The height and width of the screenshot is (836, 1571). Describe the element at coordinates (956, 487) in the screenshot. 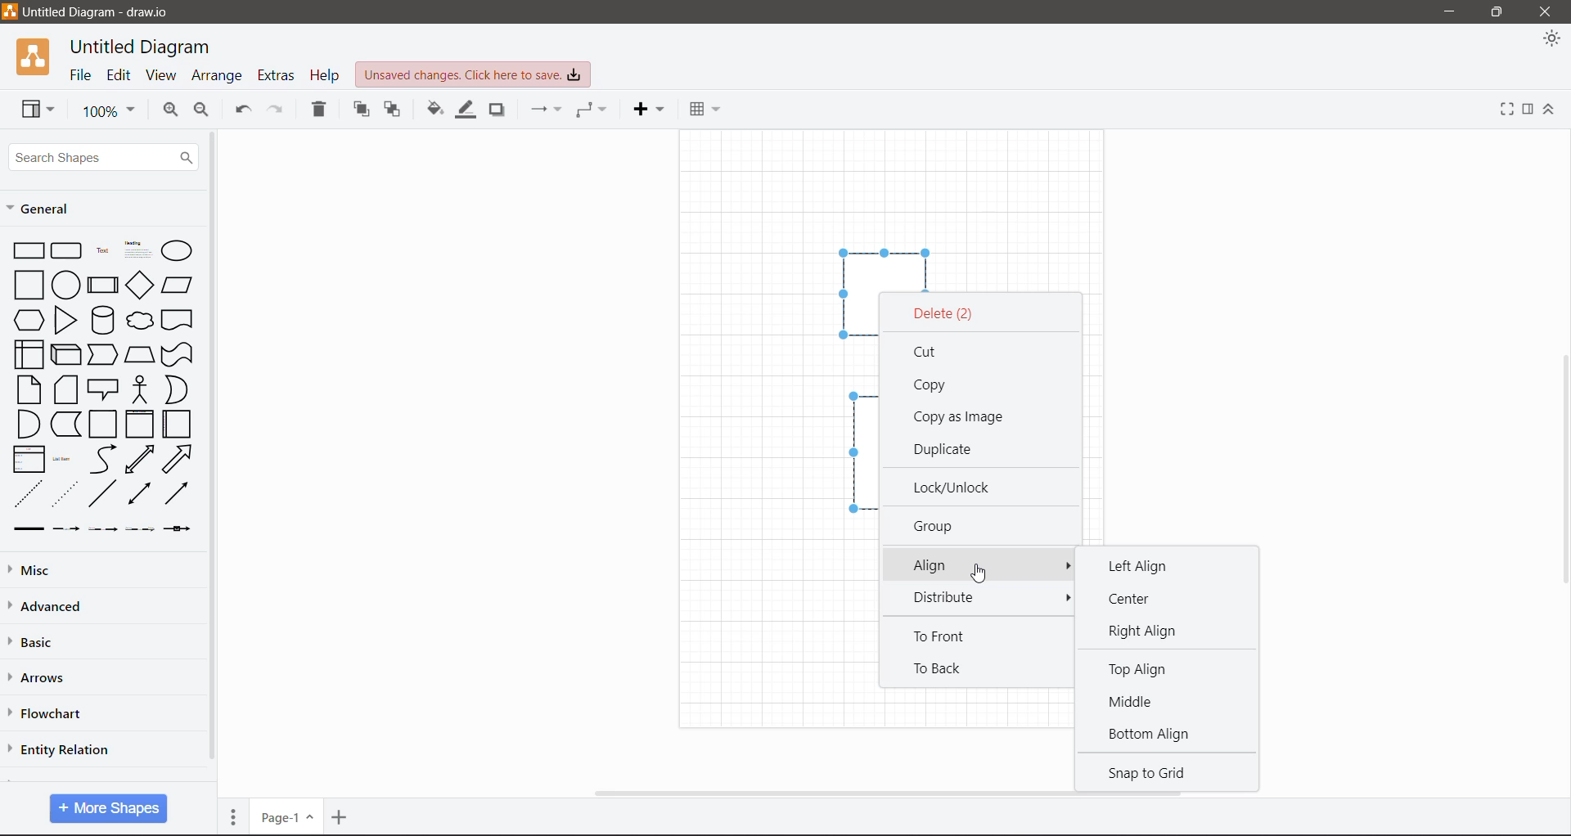

I see `Lock/Unlock` at that location.